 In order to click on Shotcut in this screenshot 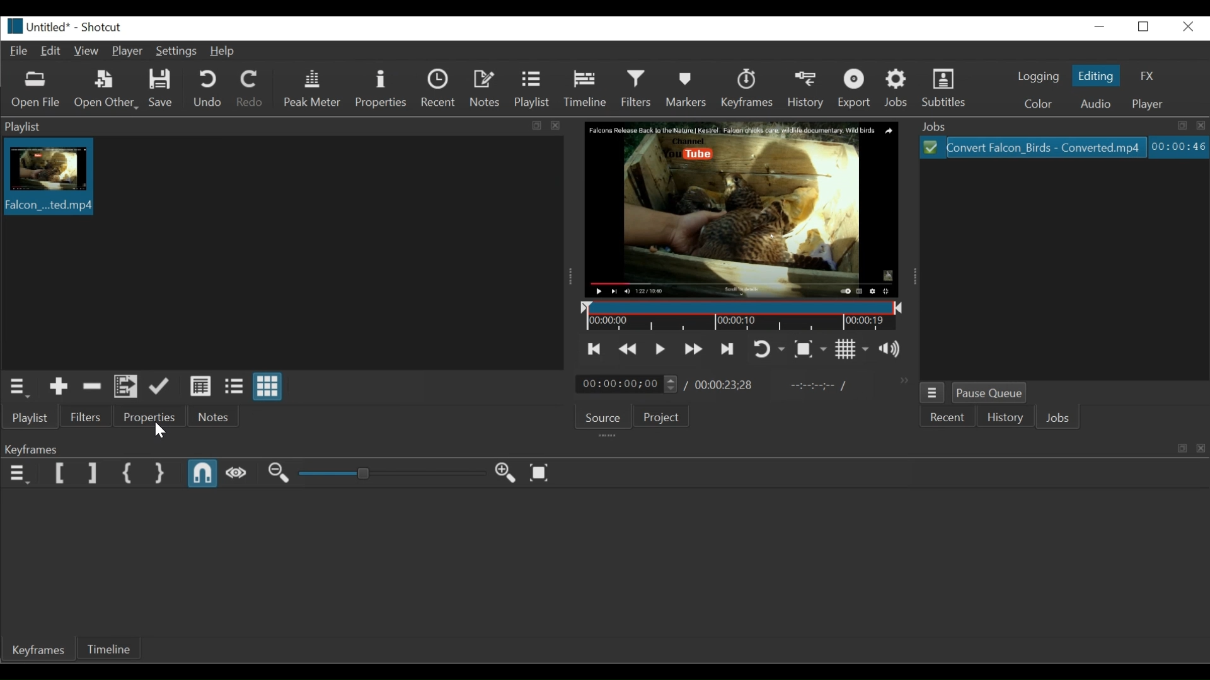, I will do `click(101, 28)`.